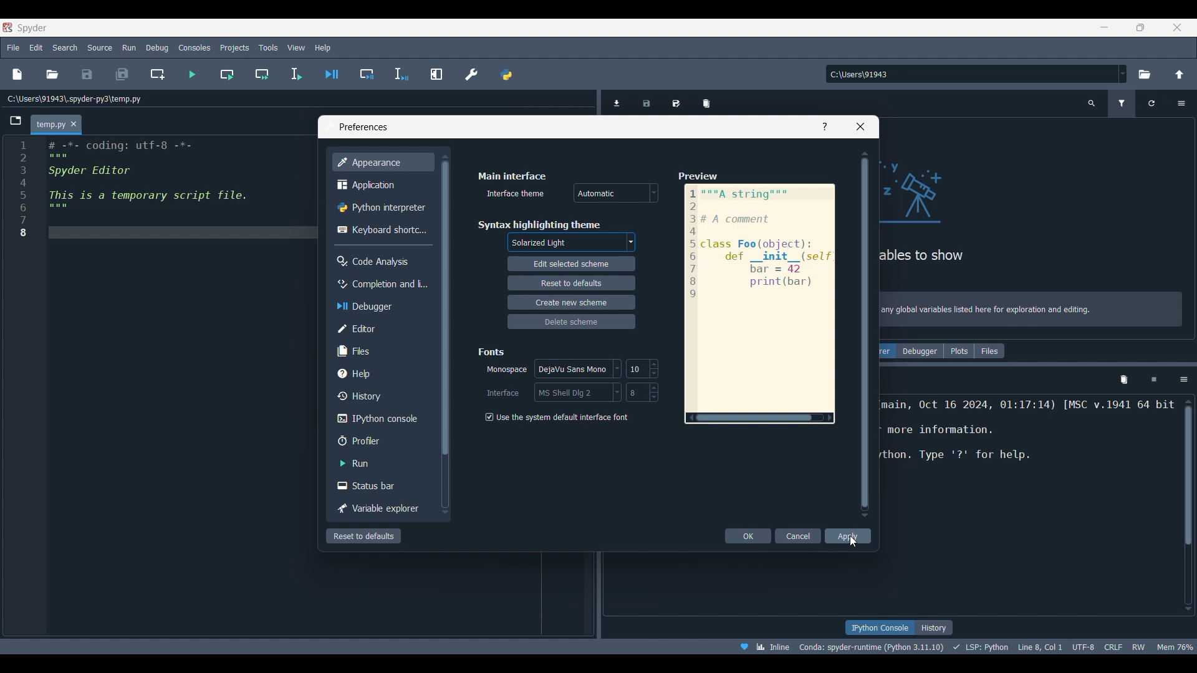 This screenshot has width=1197, height=673. I want to click on History, so click(382, 396).